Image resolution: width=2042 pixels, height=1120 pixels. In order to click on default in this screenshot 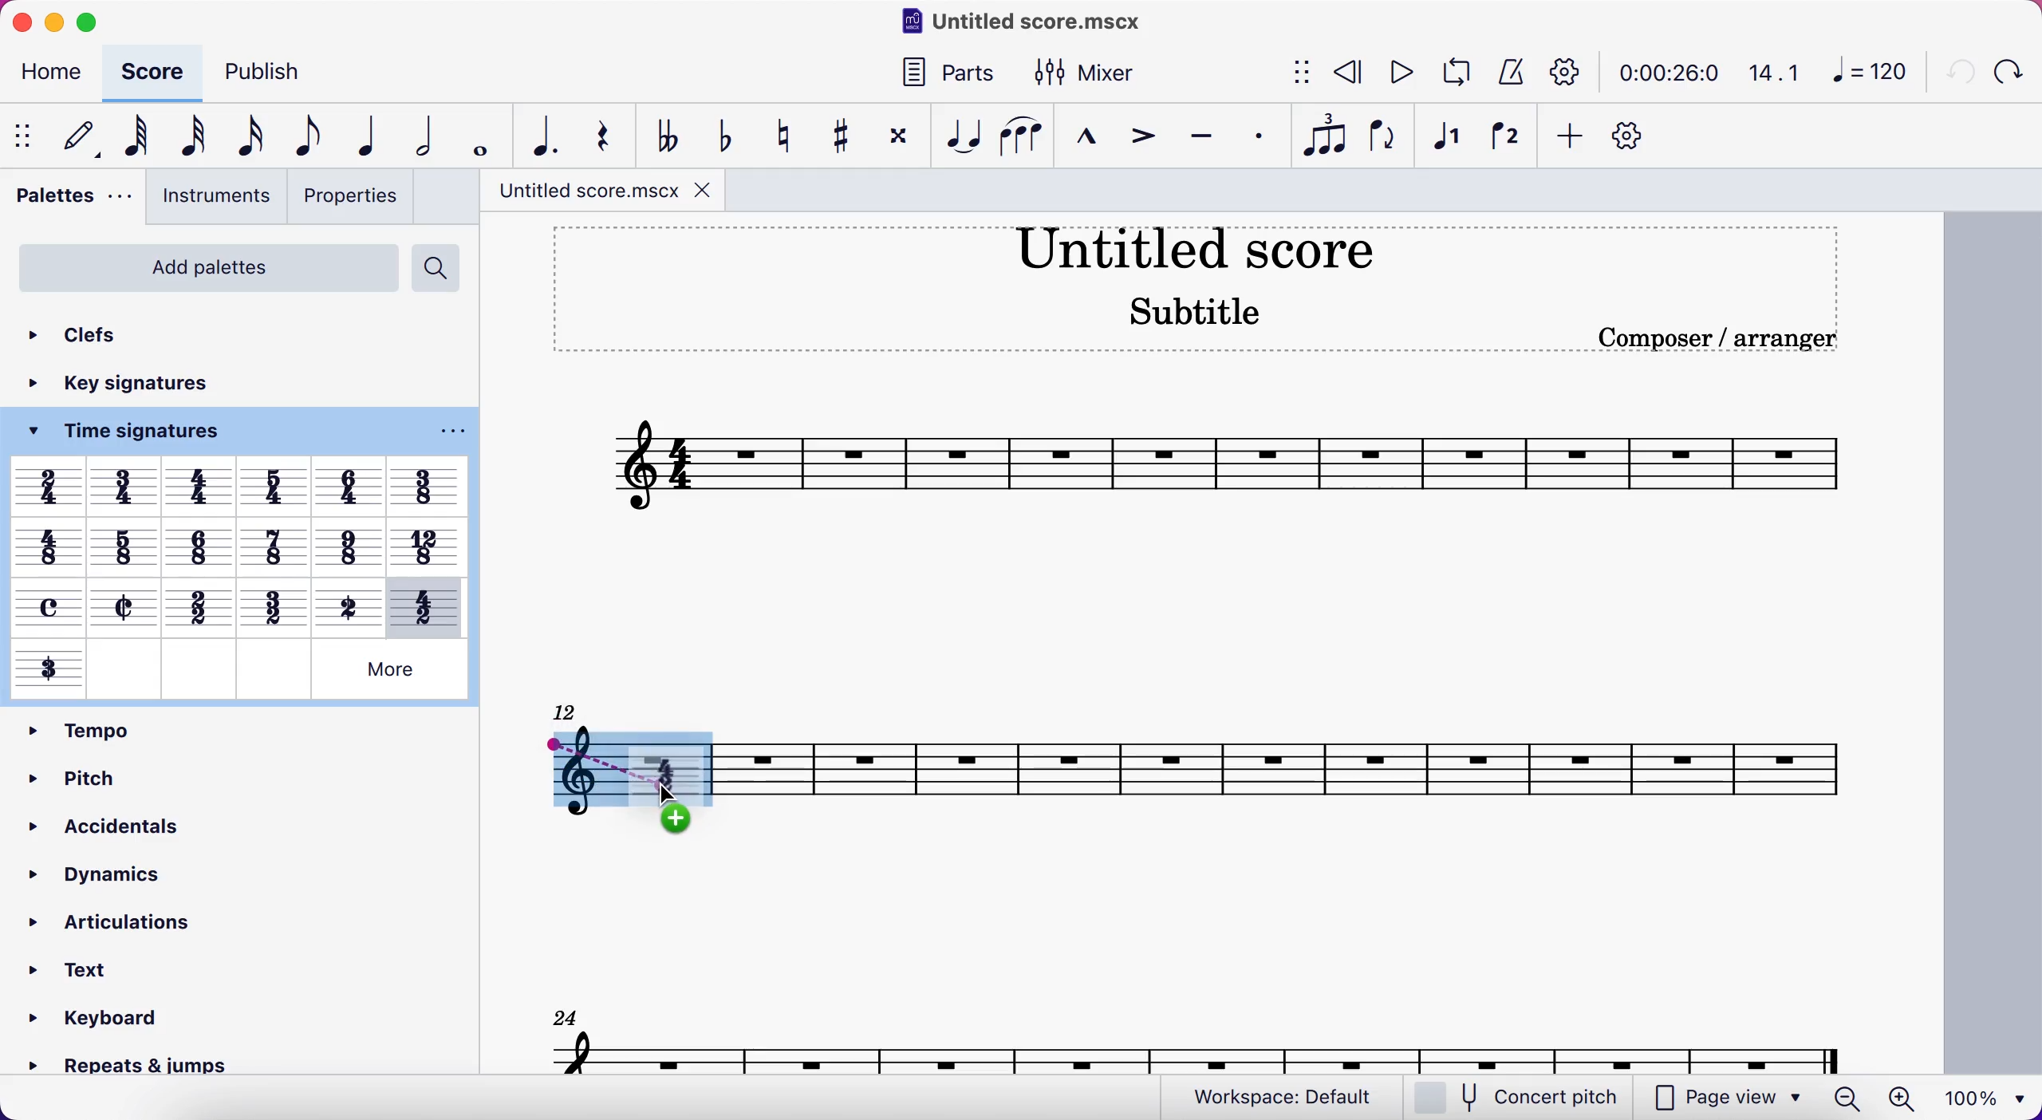, I will do `click(74, 137)`.